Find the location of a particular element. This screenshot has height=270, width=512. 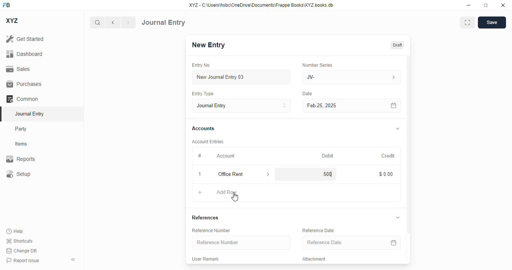

account entries is located at coordinates (208, 141).